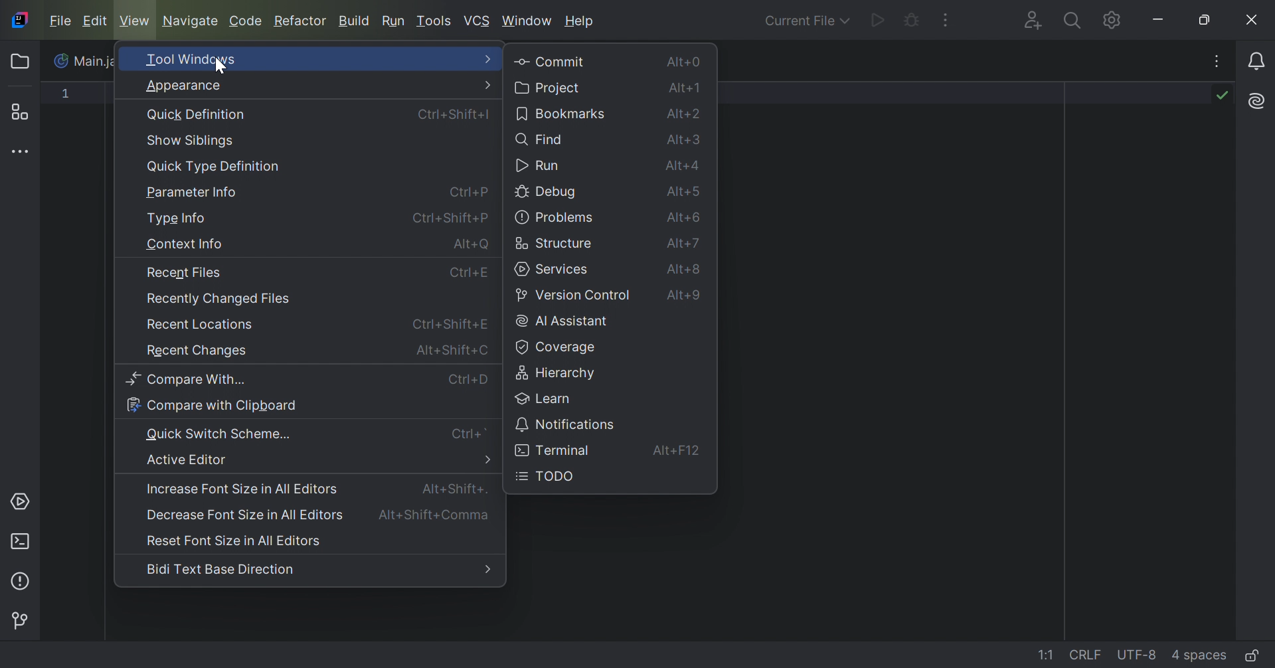 Image resolution: width=1275 pixels, height=668 pixels. What do you see at coordinates (219, 299) in the screenshot?
I see `Recently Changed Files` at bounding box center [219, 299].